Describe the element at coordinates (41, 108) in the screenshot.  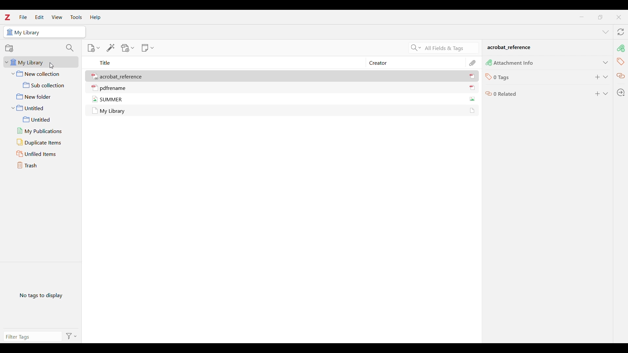
I see `Untitled folder` at that location.